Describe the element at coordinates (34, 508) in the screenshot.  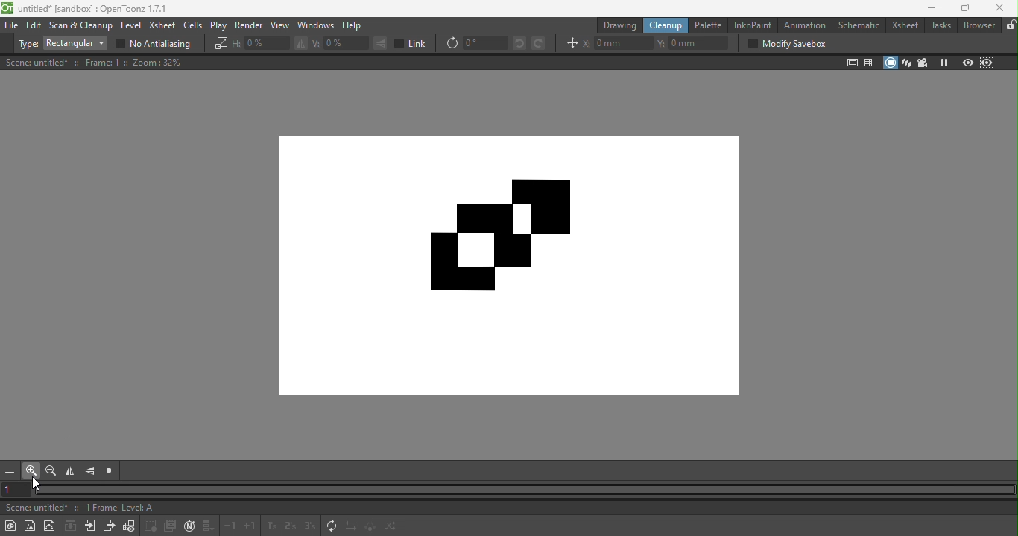
I see `File name` at that location.